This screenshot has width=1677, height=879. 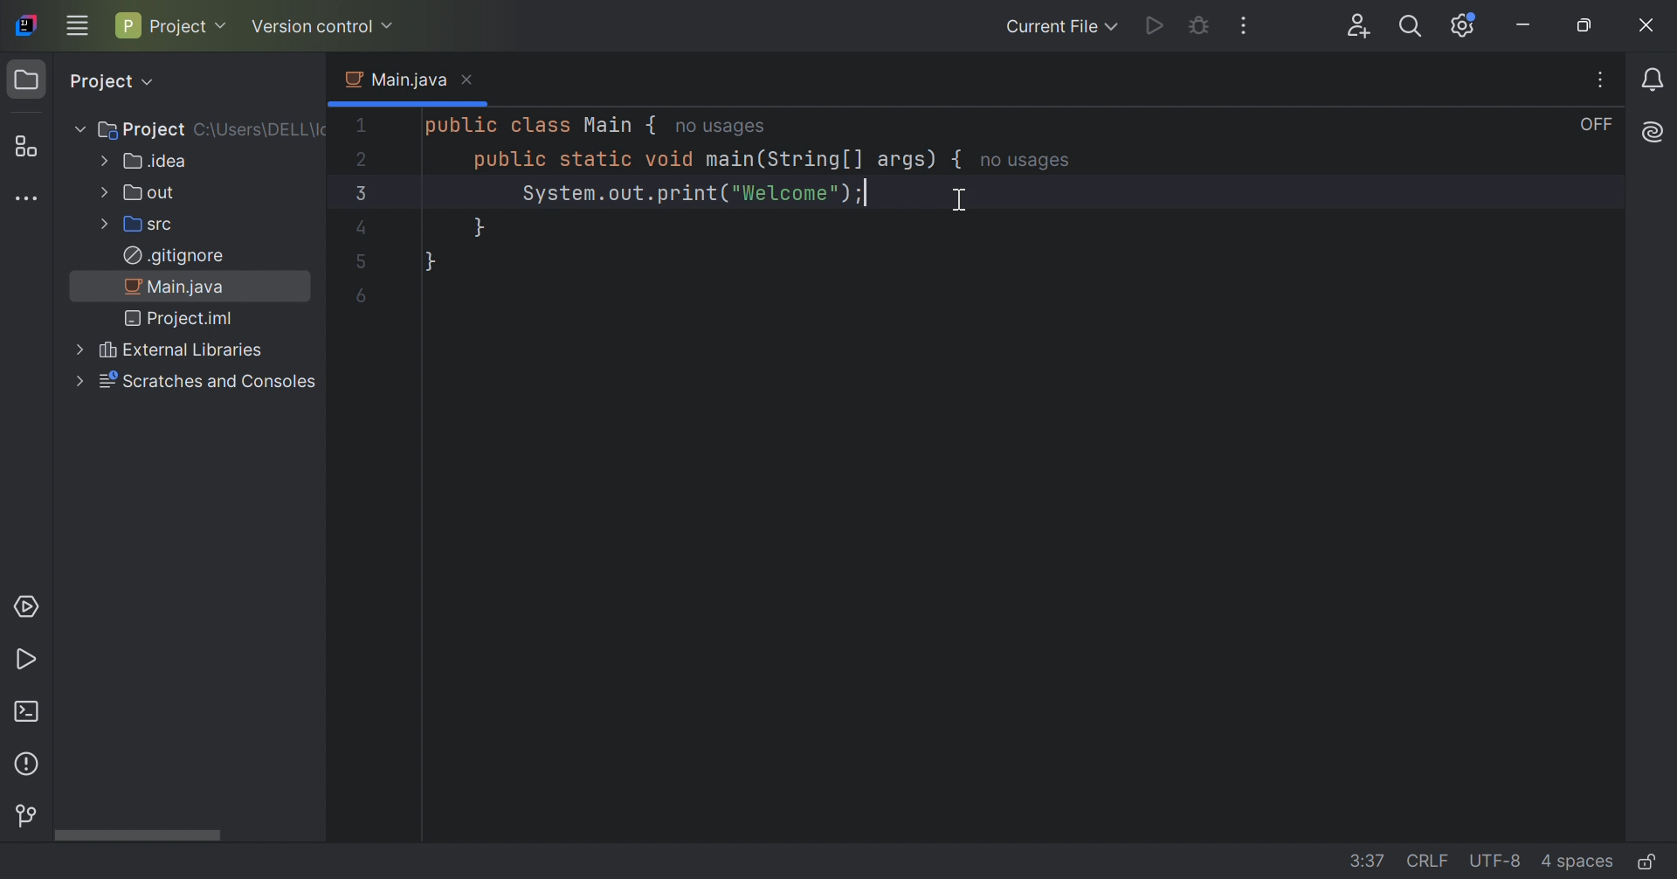 I want to click on Version control, so click(x=323, y=26).